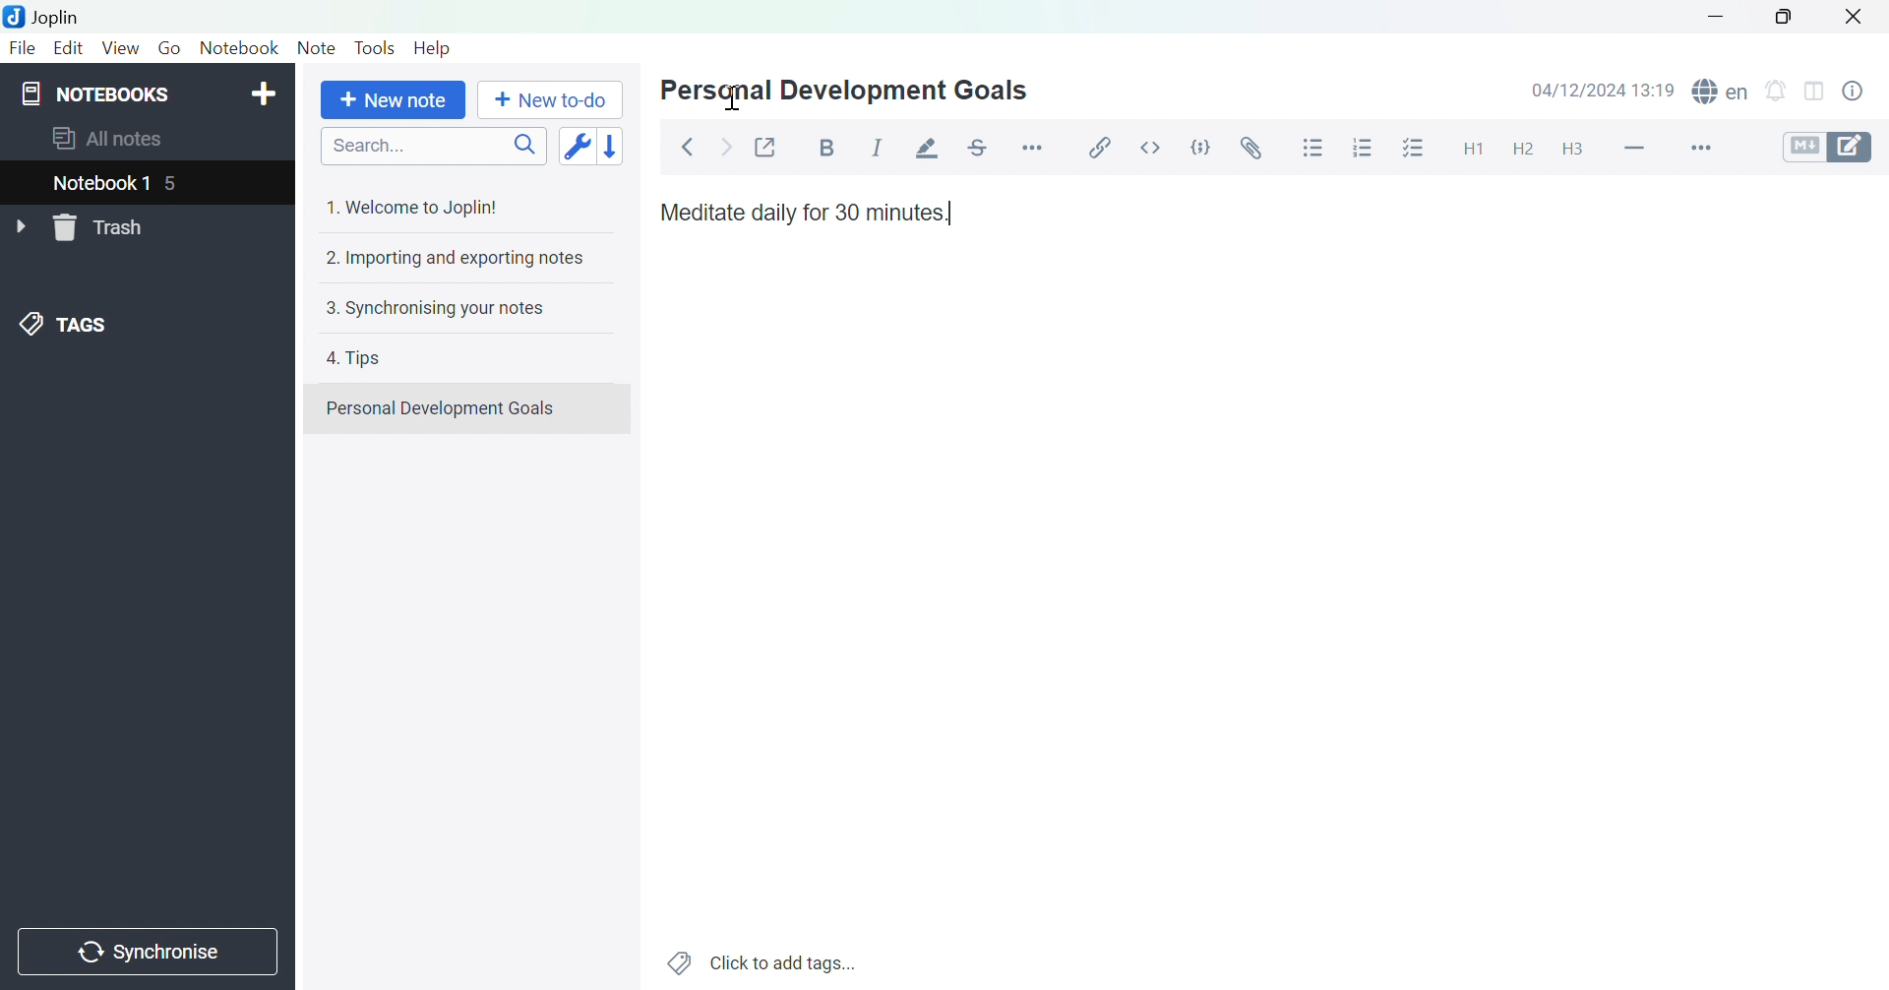 This screenshot has height=990, width=1889. I want to click on Forward, so click(724, 145).